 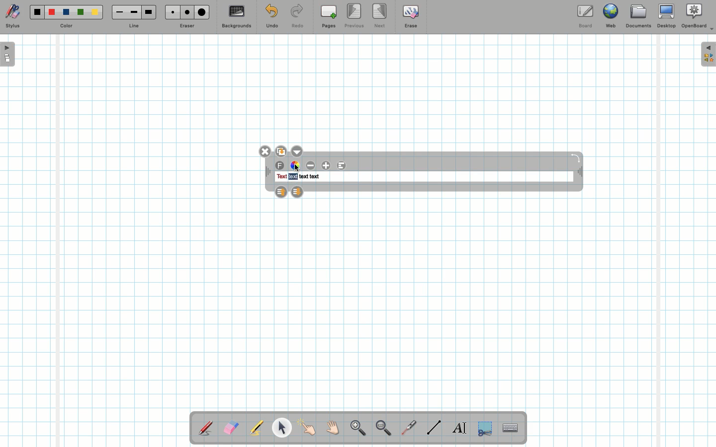 What do you see at coordinates (281, 428) in the screenshot?
I see `Pointer` at bounding box center [281, 428].